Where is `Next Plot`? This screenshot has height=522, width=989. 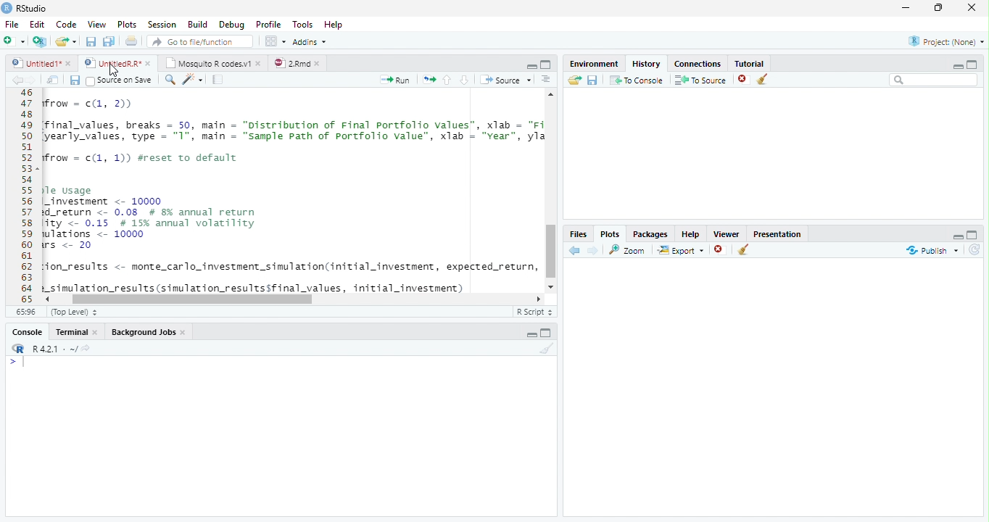 Next Plot is located at coordinates (593, 250).